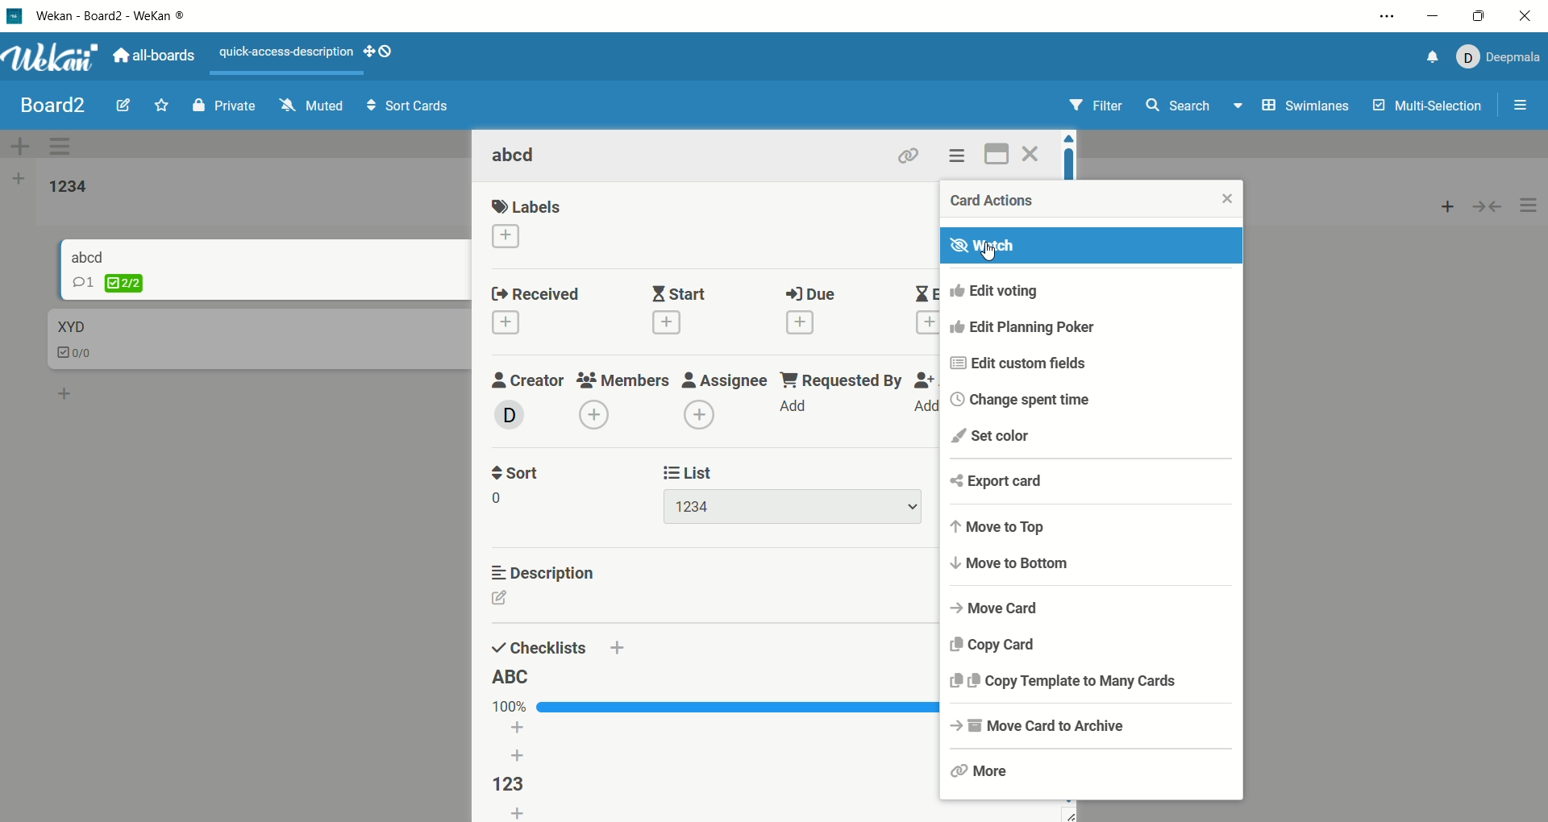  I want to click on account, so click(1501, 58).